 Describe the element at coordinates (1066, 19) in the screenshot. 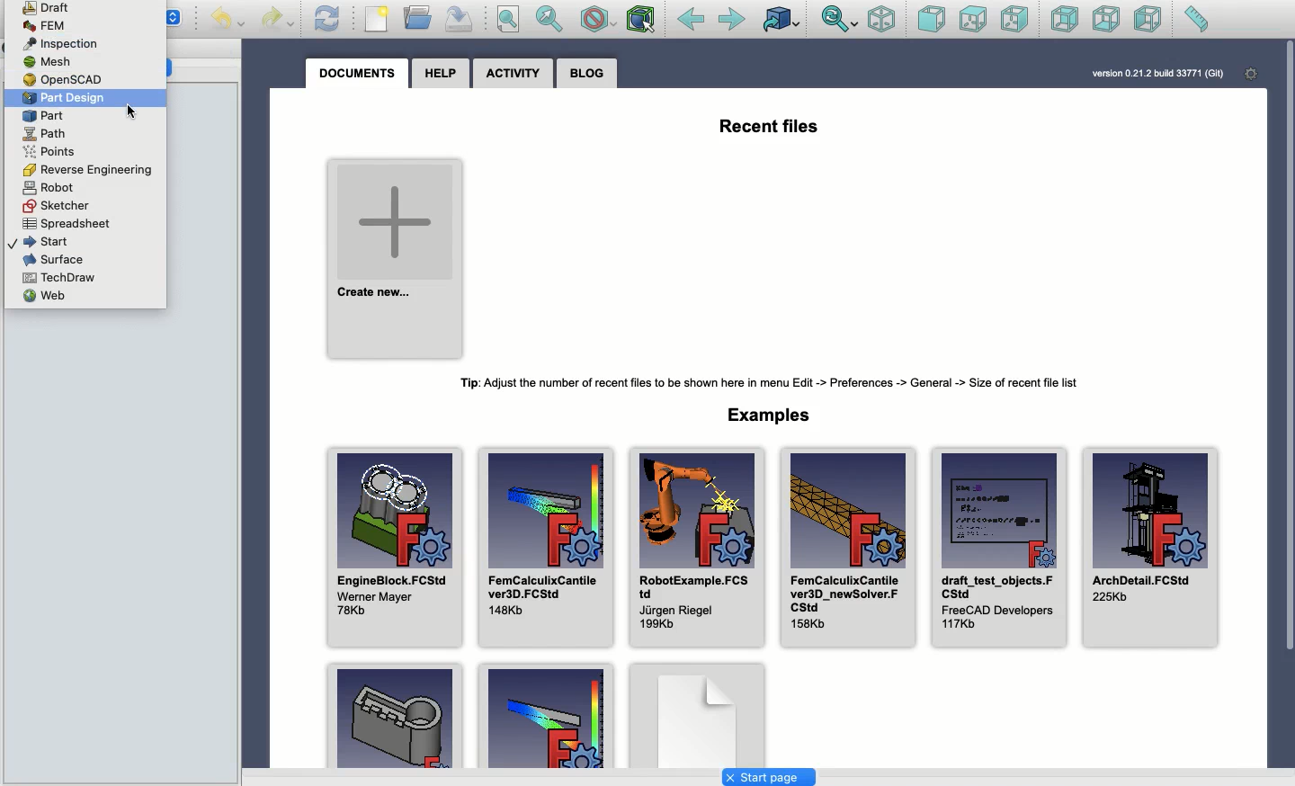

I see `Back` at that location.